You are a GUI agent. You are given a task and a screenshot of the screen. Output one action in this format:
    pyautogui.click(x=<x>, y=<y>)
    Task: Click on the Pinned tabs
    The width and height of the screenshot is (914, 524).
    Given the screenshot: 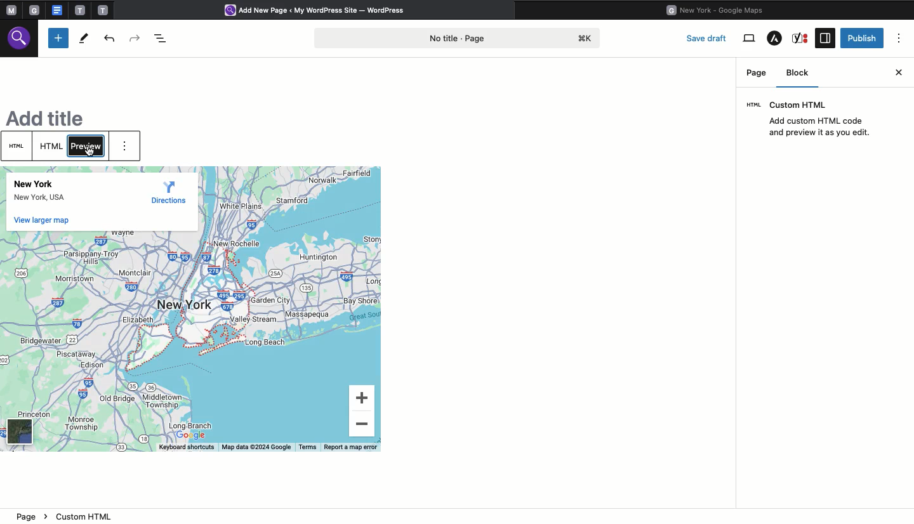 What is the action you would take?
    pyautogui.click(x=10, y=11)
    